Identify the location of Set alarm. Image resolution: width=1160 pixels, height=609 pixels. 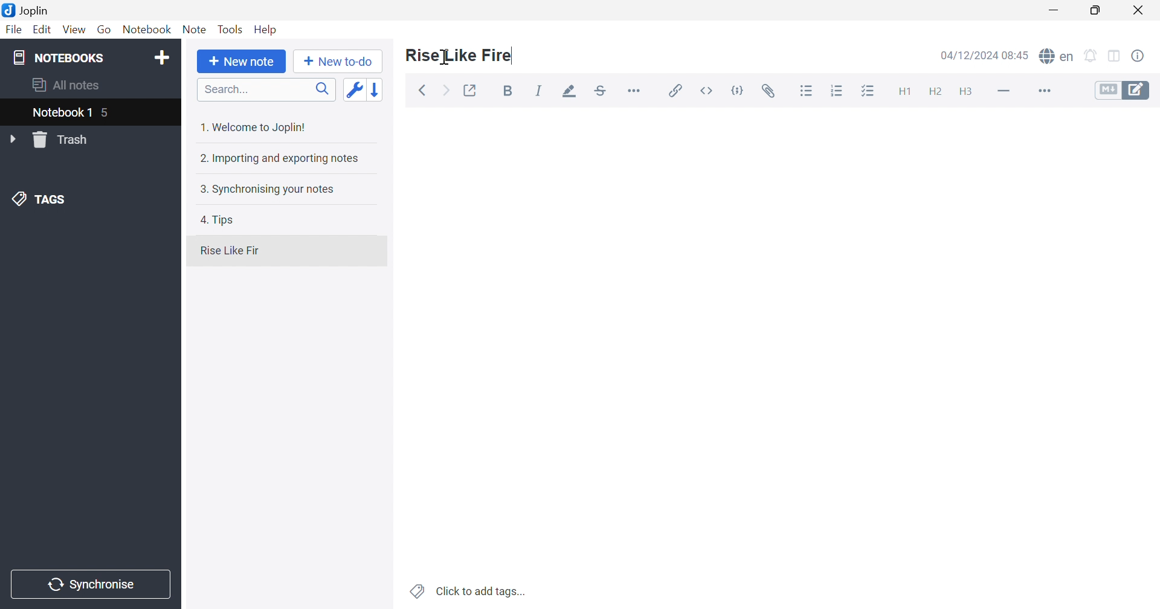
(1091, 55).